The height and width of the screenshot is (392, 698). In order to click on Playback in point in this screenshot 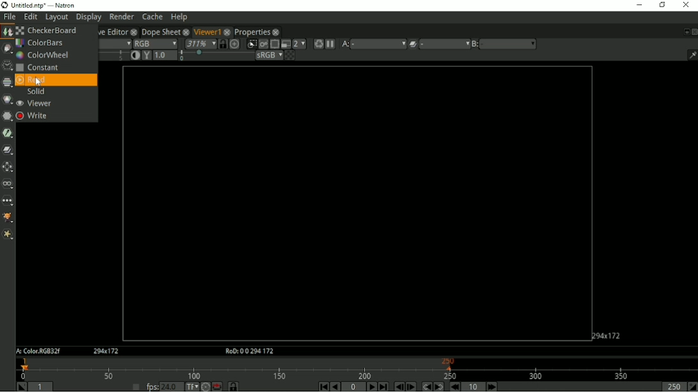, I will do `click(42, 386)`.